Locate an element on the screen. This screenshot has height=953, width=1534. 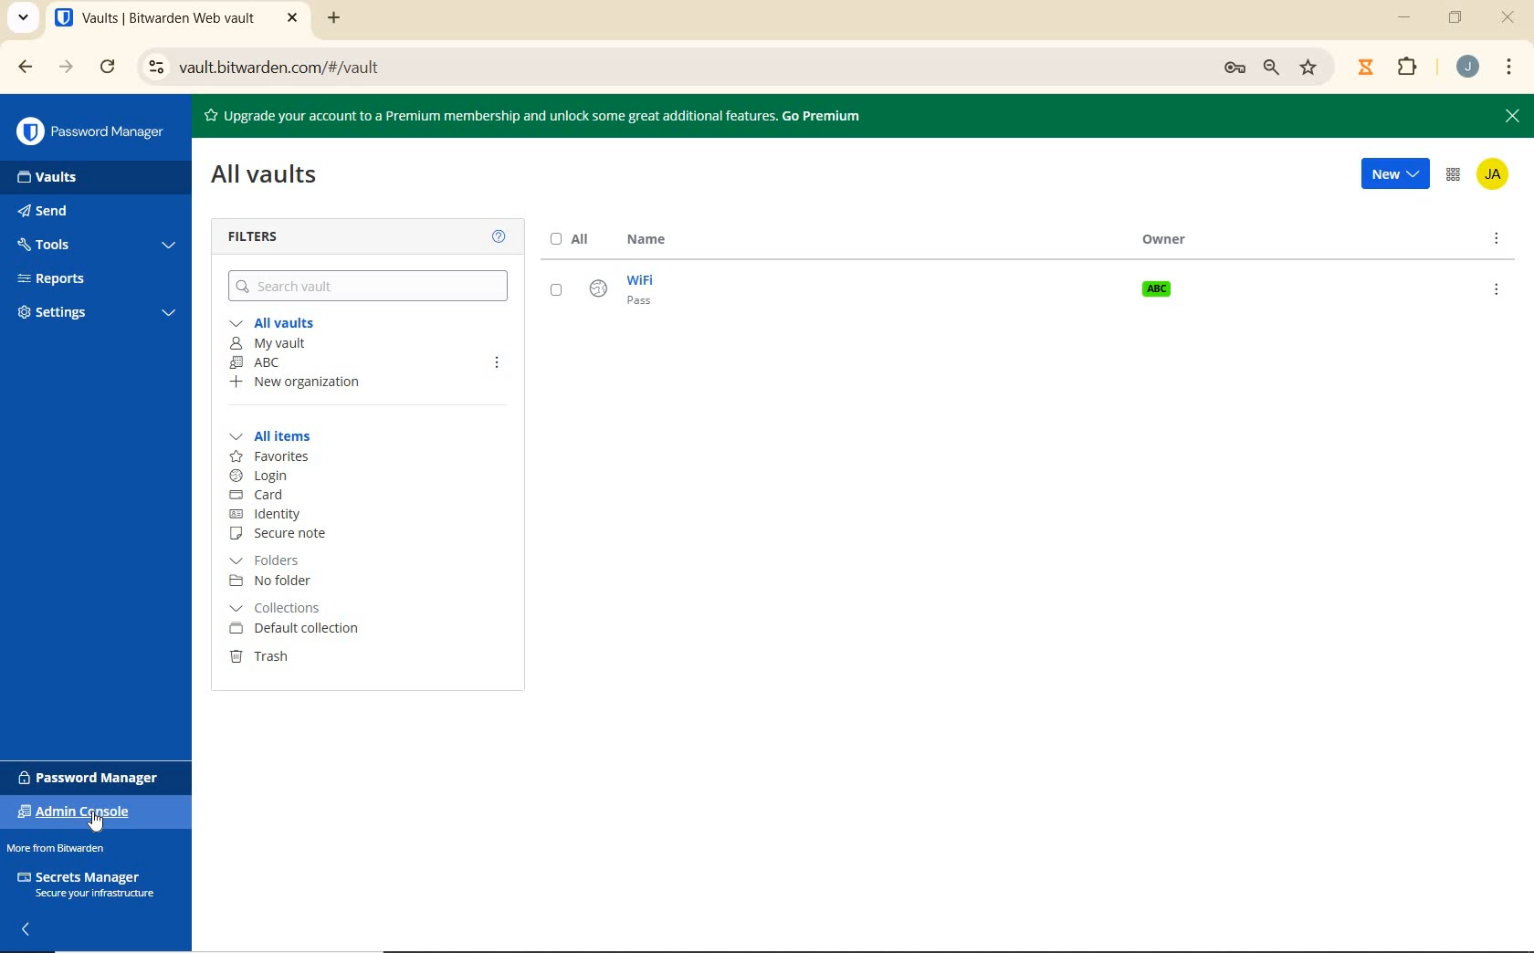
NAME is located at coordinates (648, 241).